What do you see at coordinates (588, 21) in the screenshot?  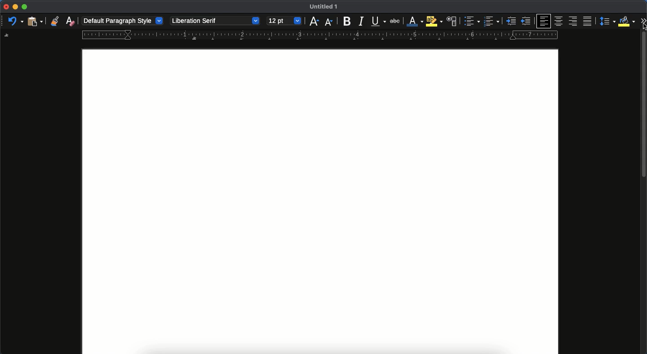 I see `justify` at bounding box center [588, 21].